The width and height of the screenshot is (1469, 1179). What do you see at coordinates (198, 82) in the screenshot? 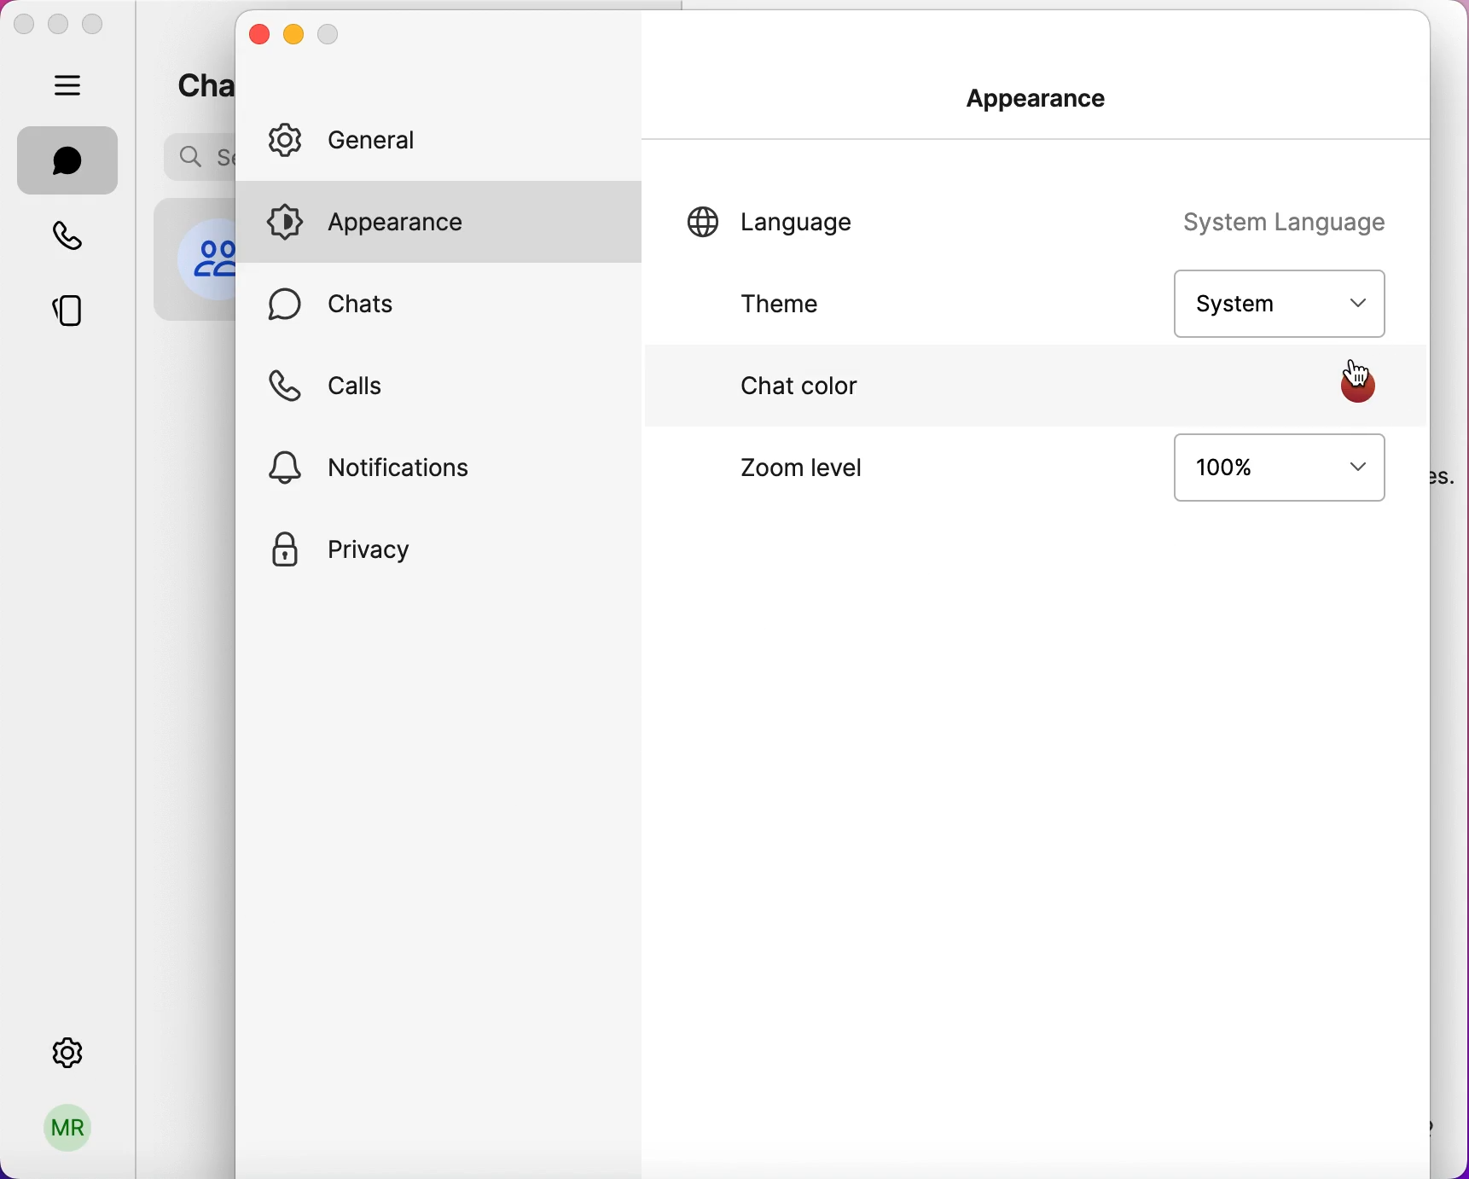
I see `chats` at bounding box center [198, 82].